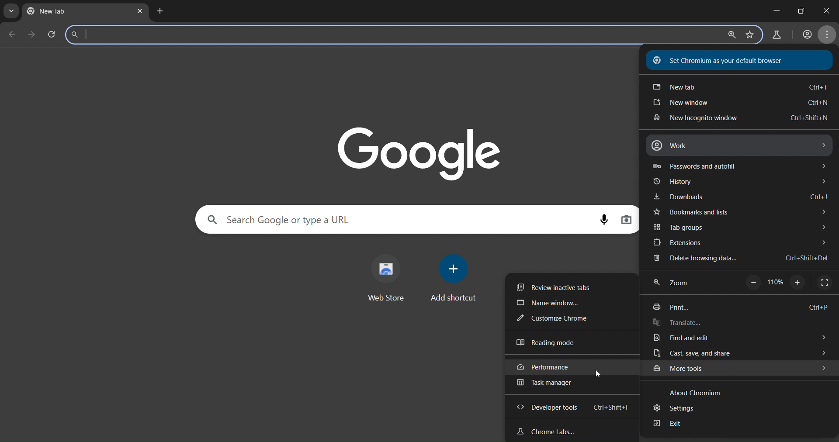  I want to click on reading mode, so click(550, 343).